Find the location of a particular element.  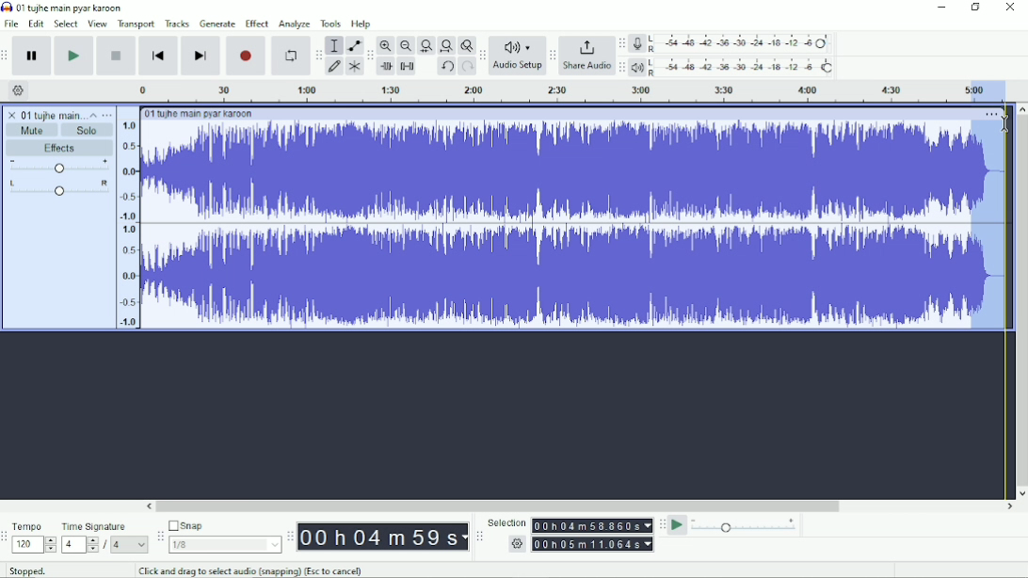

Zoom Out is located at coordinates (406, 45).